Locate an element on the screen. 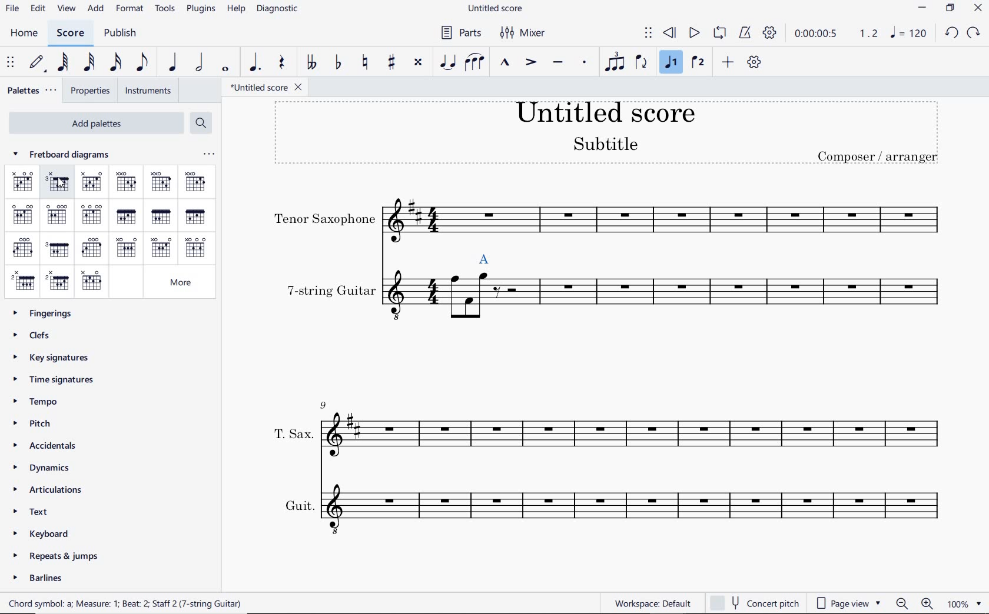 Image resolution: width=989 pixels, height=614 pixels. PLAYBACK SETTINGS is located at coordinates (772, 34).